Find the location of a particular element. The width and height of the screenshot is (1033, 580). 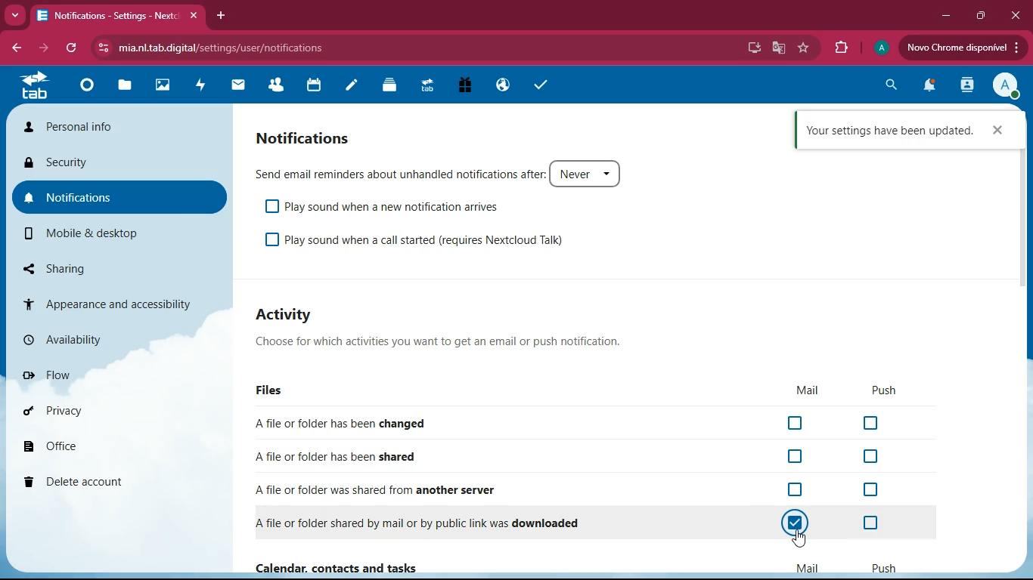

another server is located at coordinates (386, 487).